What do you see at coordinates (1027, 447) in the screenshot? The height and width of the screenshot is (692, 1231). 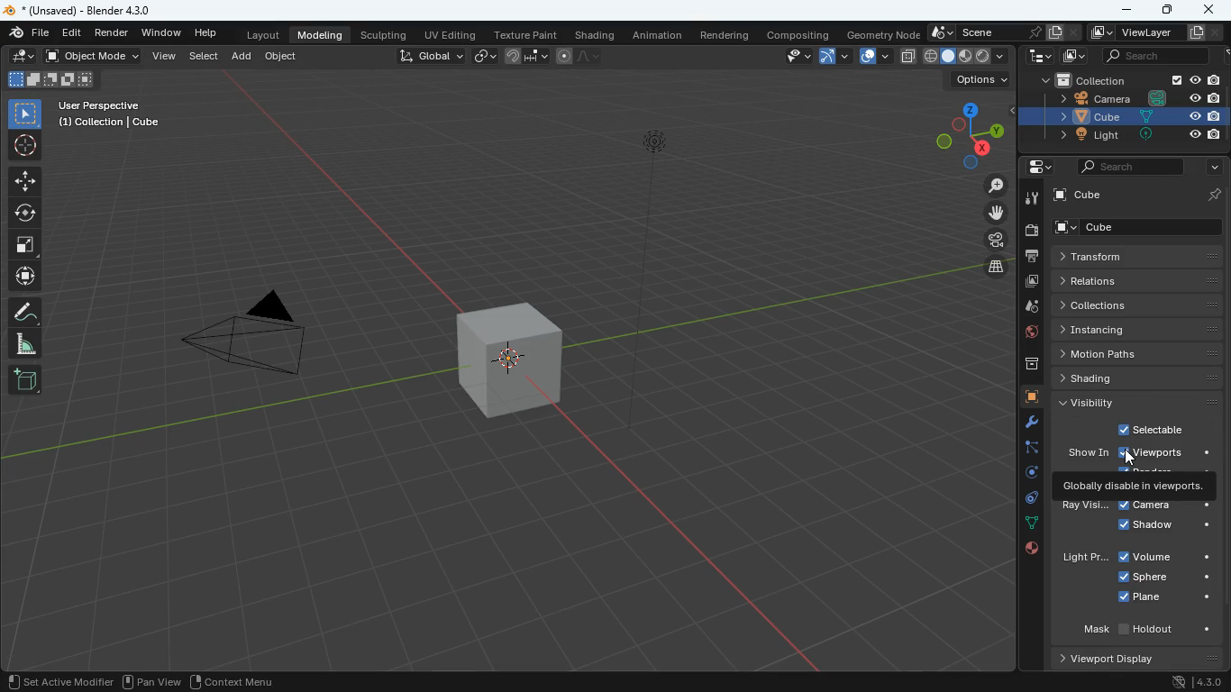 I see `edge` at bounding box center [1027, 447].